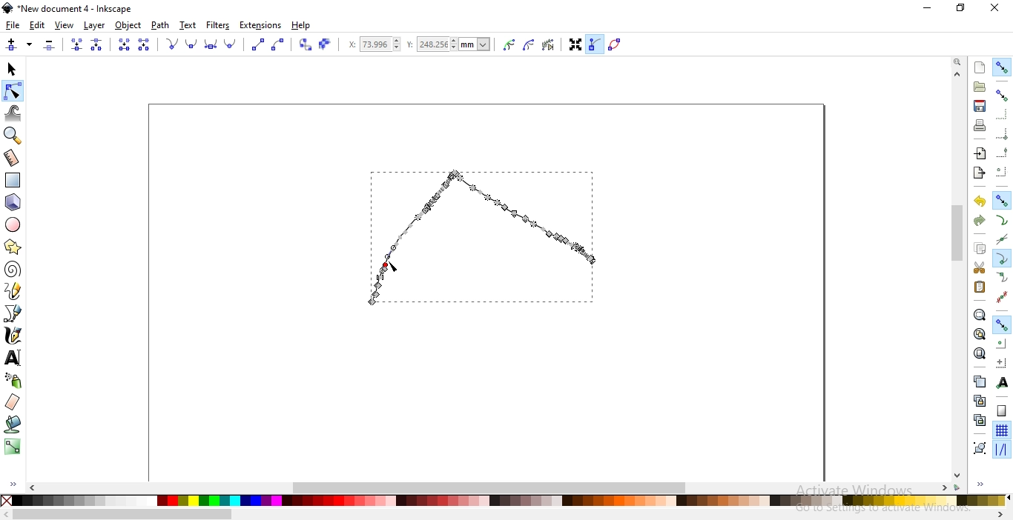 This screenshot has width=1013, height=520. Describe the element at coordinates (575, 47) in the screenshot. I see `show transformational handles for selected nodes` at that location.